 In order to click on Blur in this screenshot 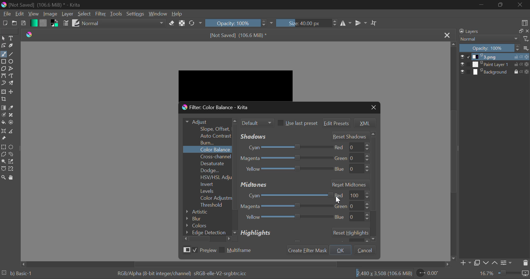, I will do `click(205, 219)`.